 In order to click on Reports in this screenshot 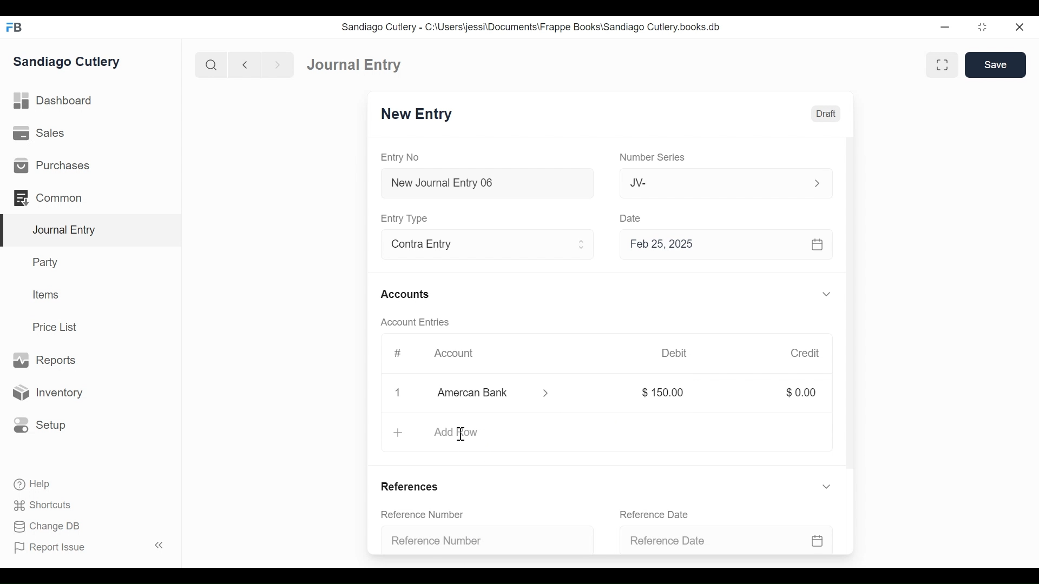, I will do `click(44, 361)`.